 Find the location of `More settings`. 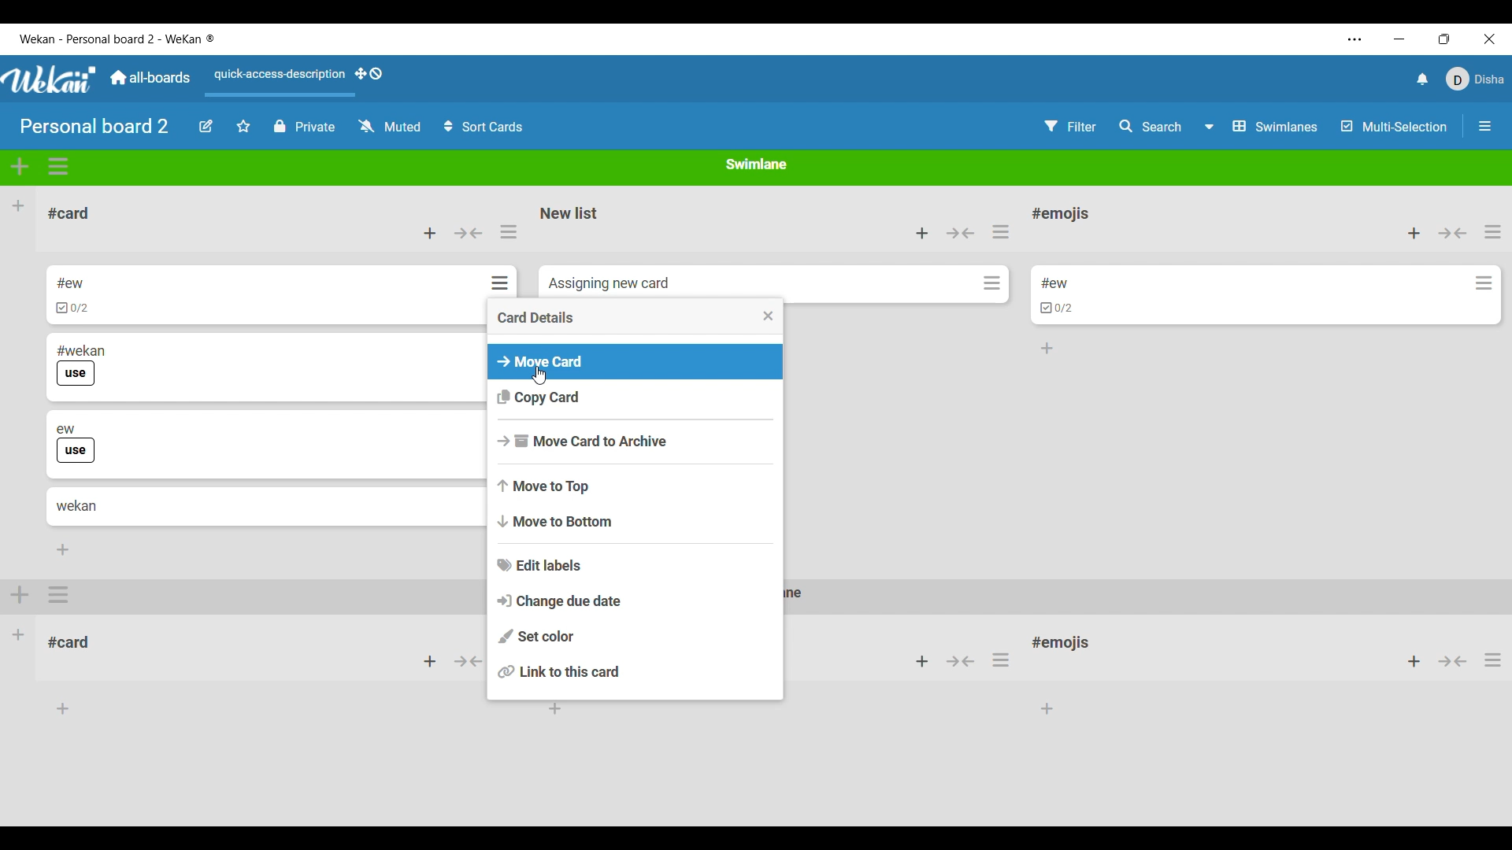

More settings is located at coordinates (1355, 39).